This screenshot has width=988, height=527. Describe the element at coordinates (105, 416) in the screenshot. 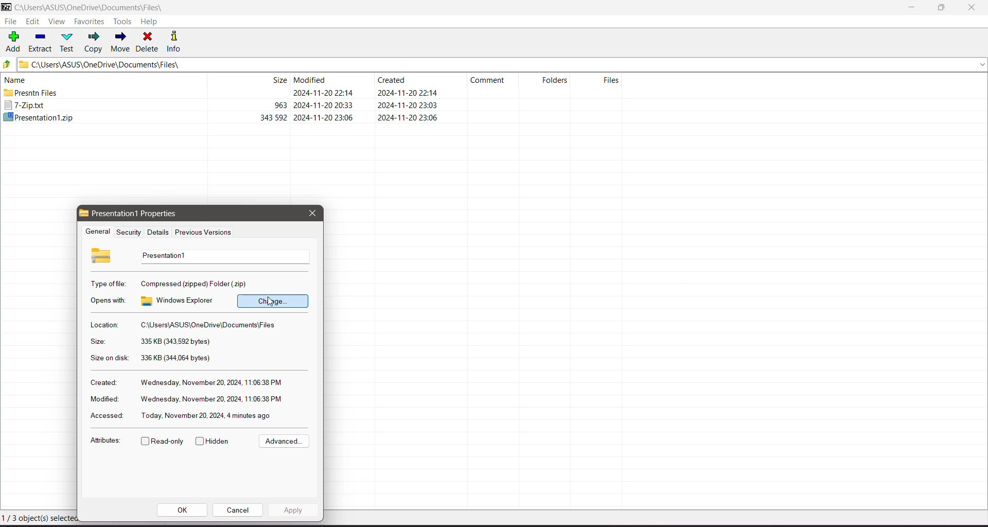

I see `Accessed` at that location.